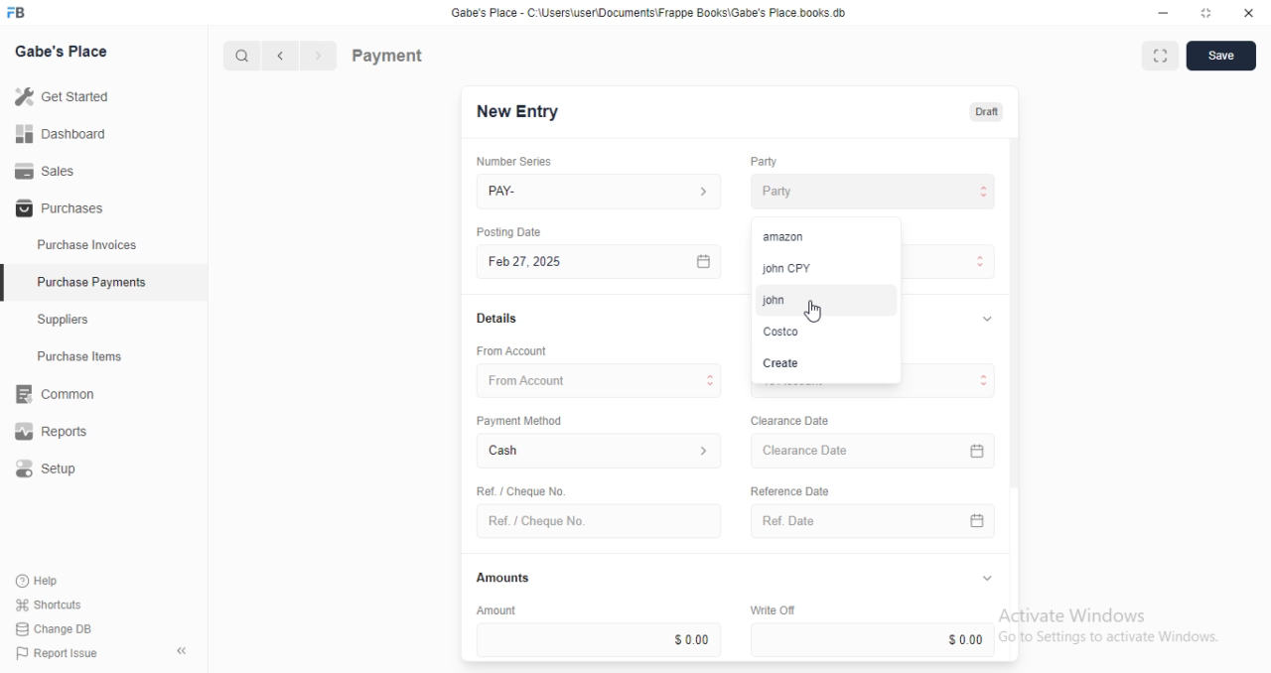 The image size is (1271, 673). I want to click on Rit
Common, so click(55, 395).